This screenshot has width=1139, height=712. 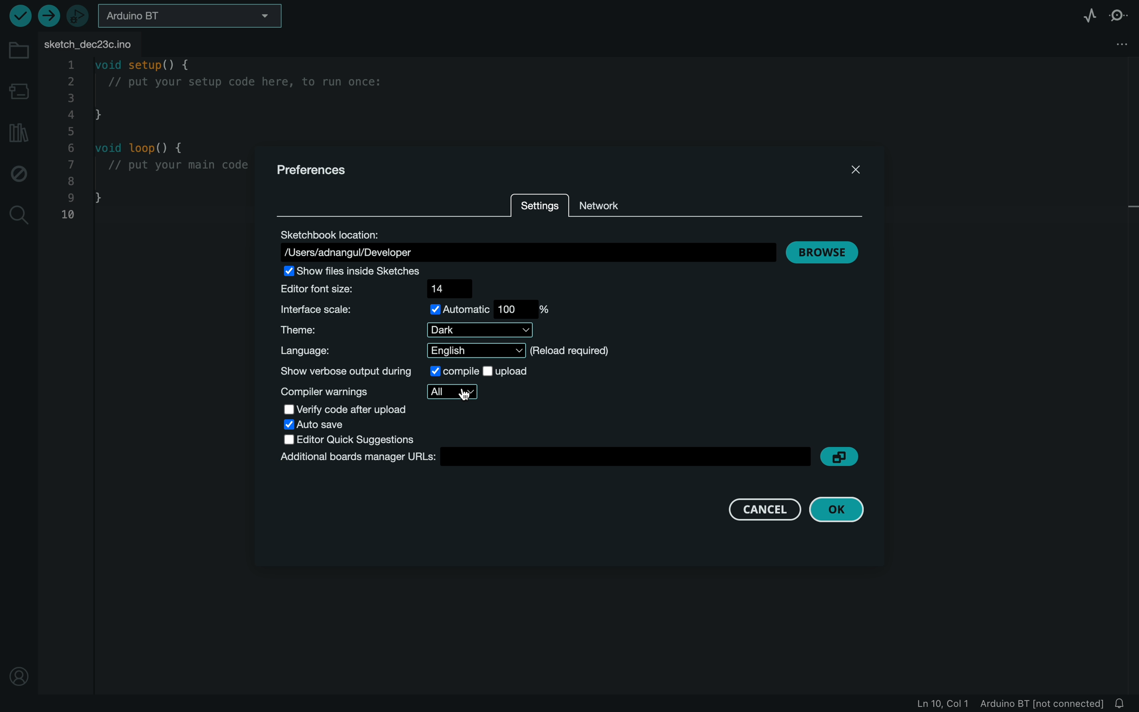 What do you see at coordinates (19, 52) in the screenshot?
I see `folder` at bounding box center [19, 52].